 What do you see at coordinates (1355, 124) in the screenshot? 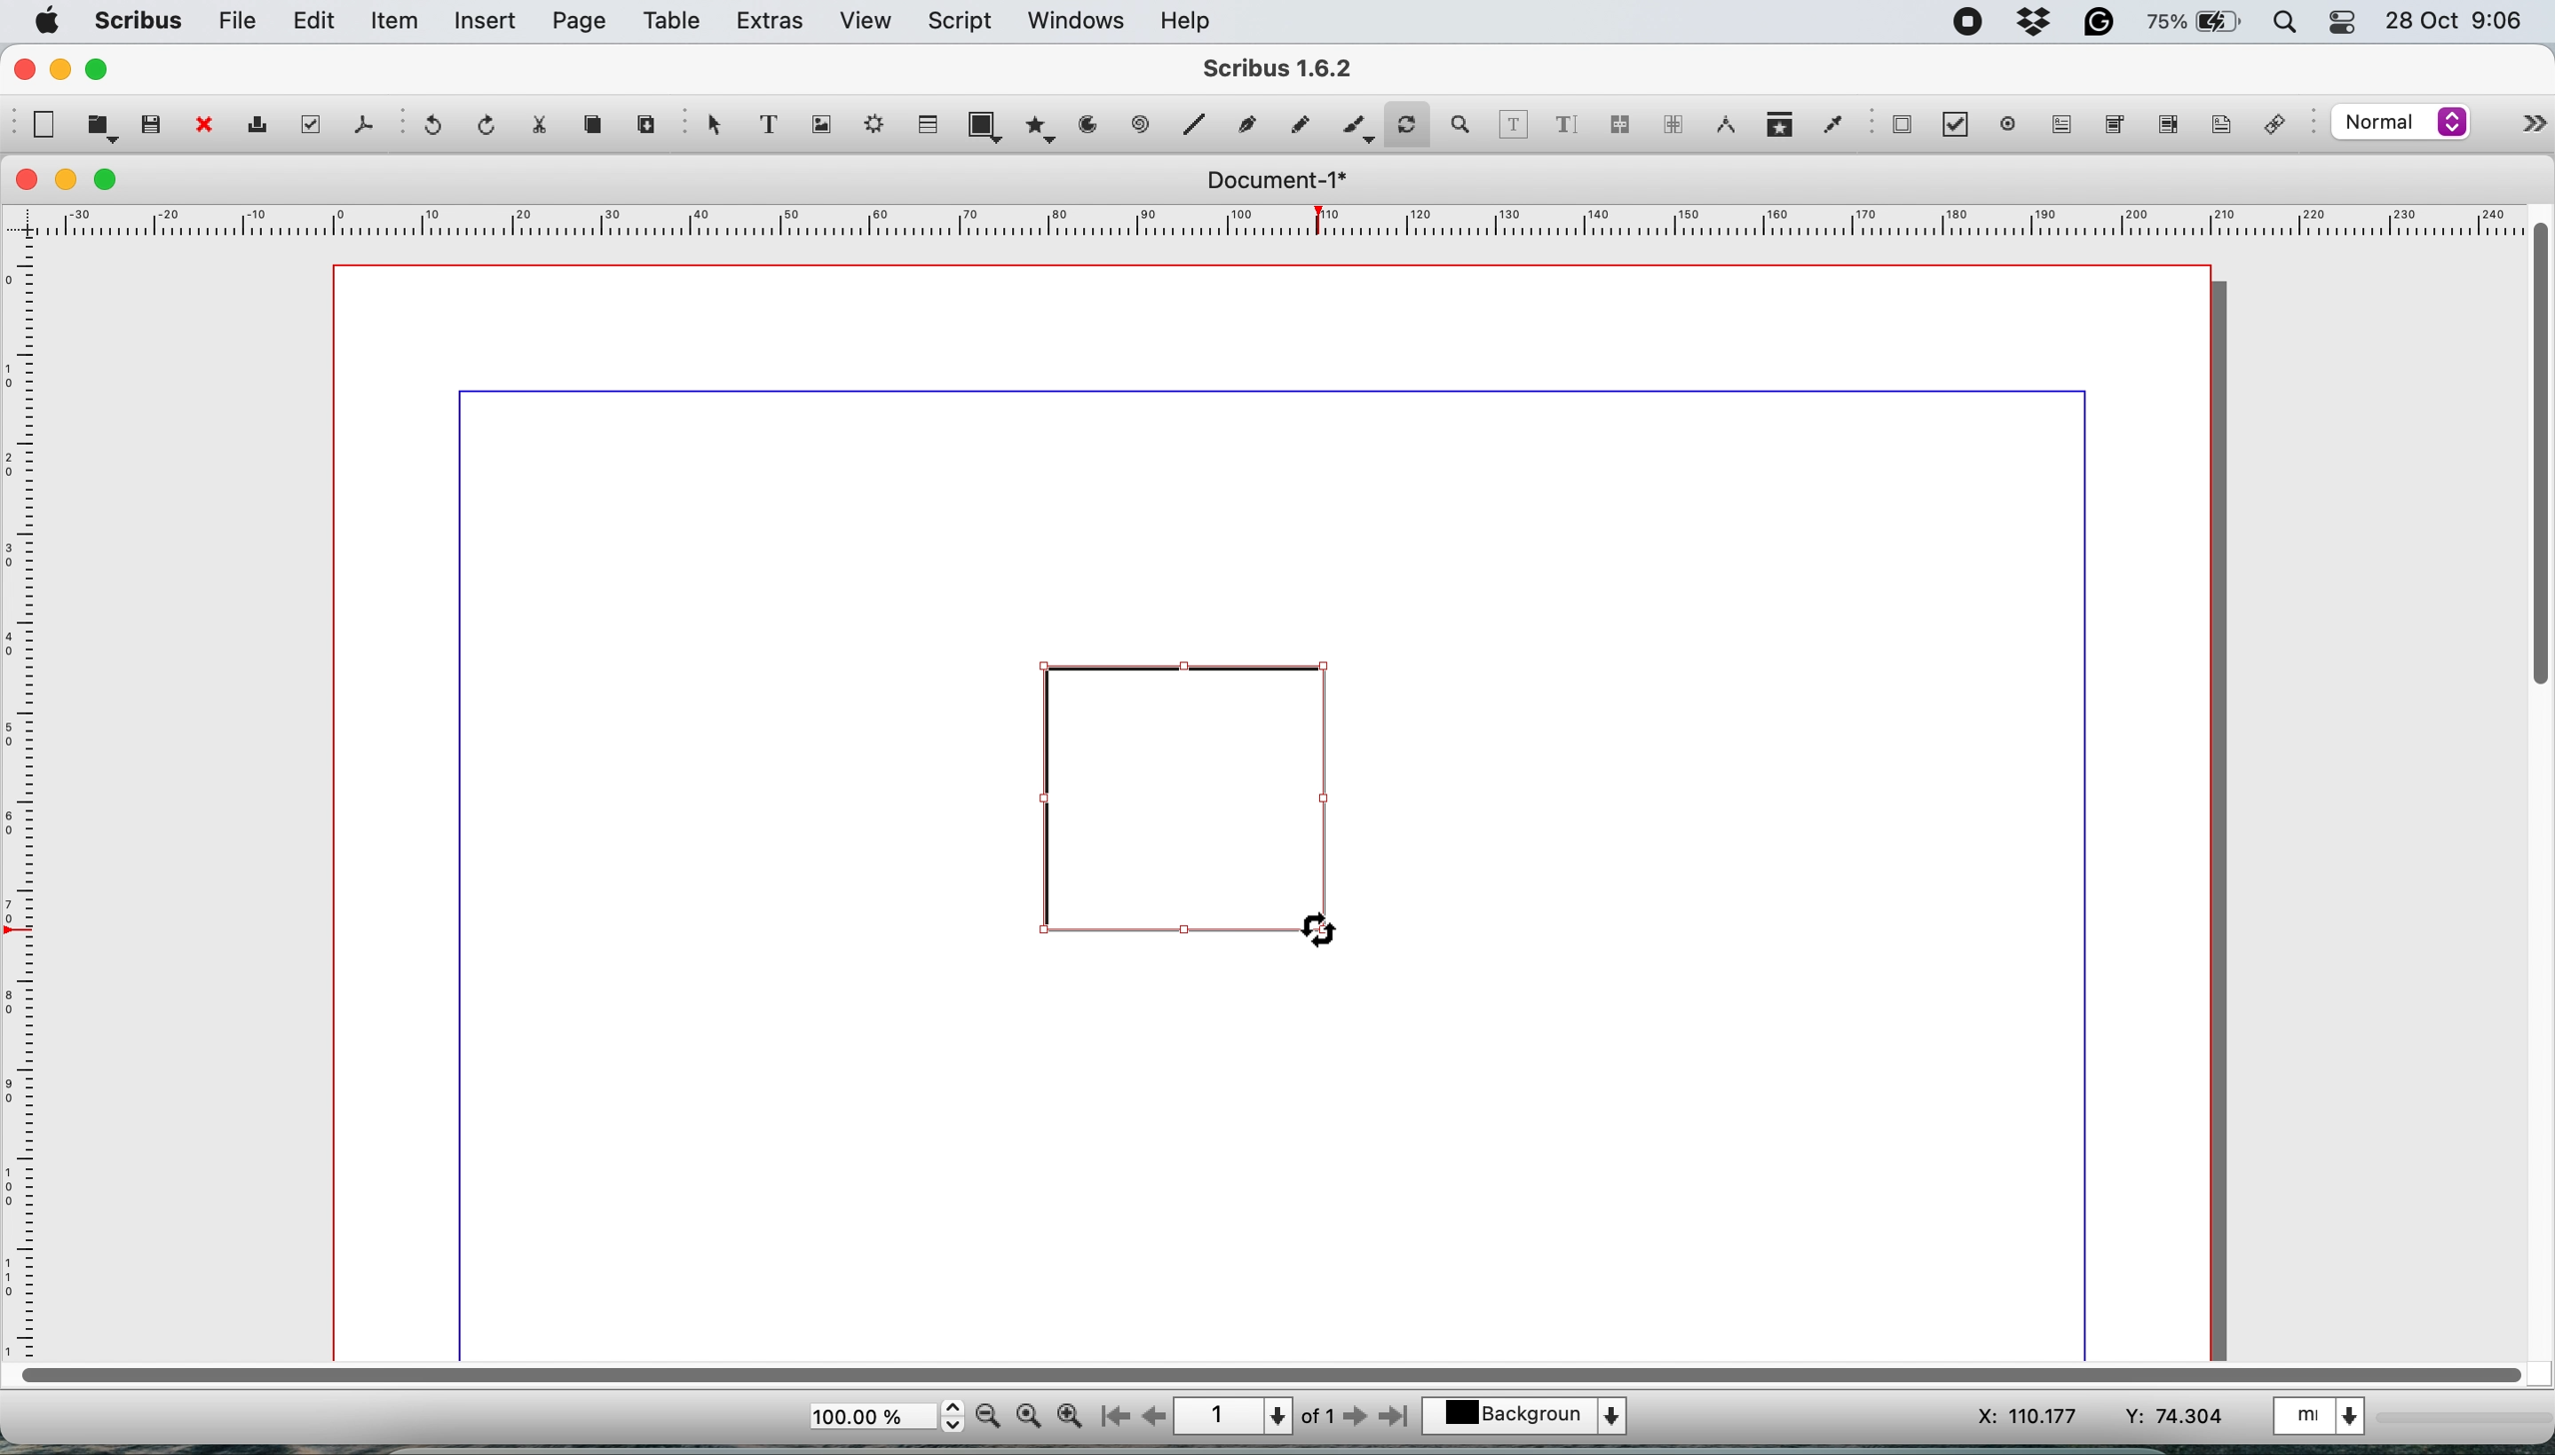
I see `calligraphic line` at bounding box center [1355, 124].